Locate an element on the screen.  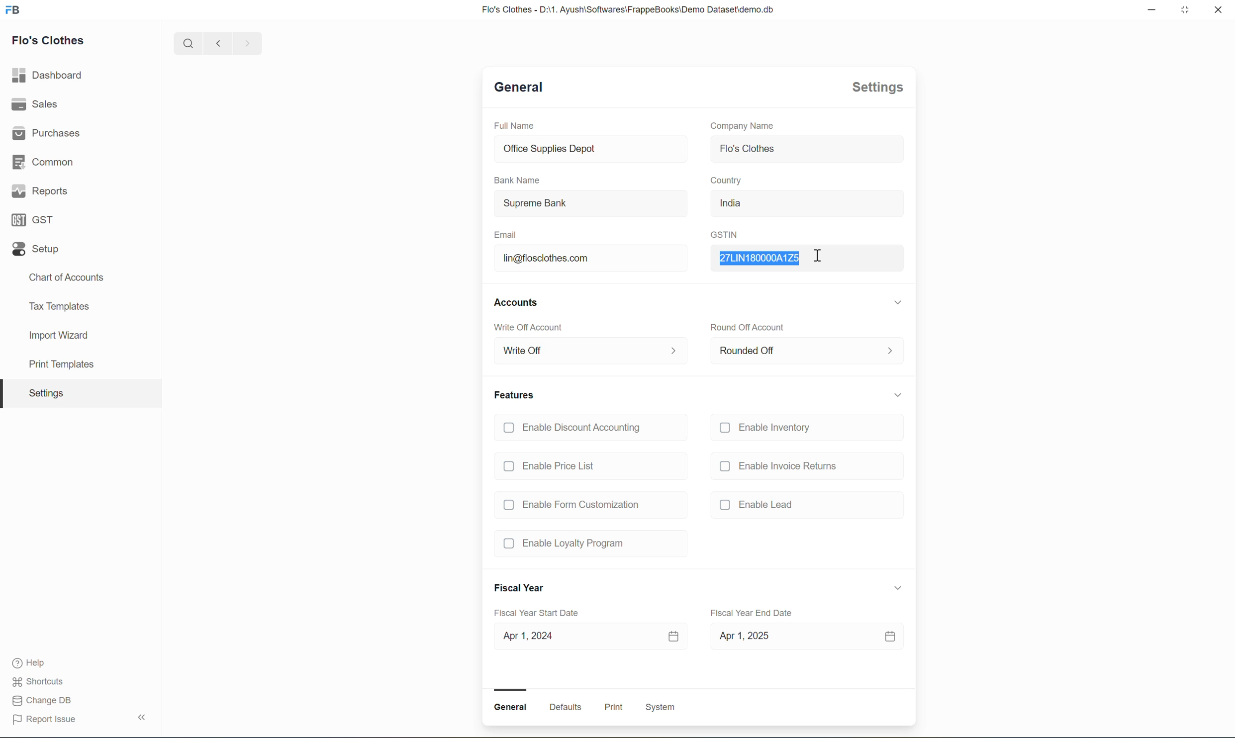
Expand/collapse is located at coordinates (899, 588).